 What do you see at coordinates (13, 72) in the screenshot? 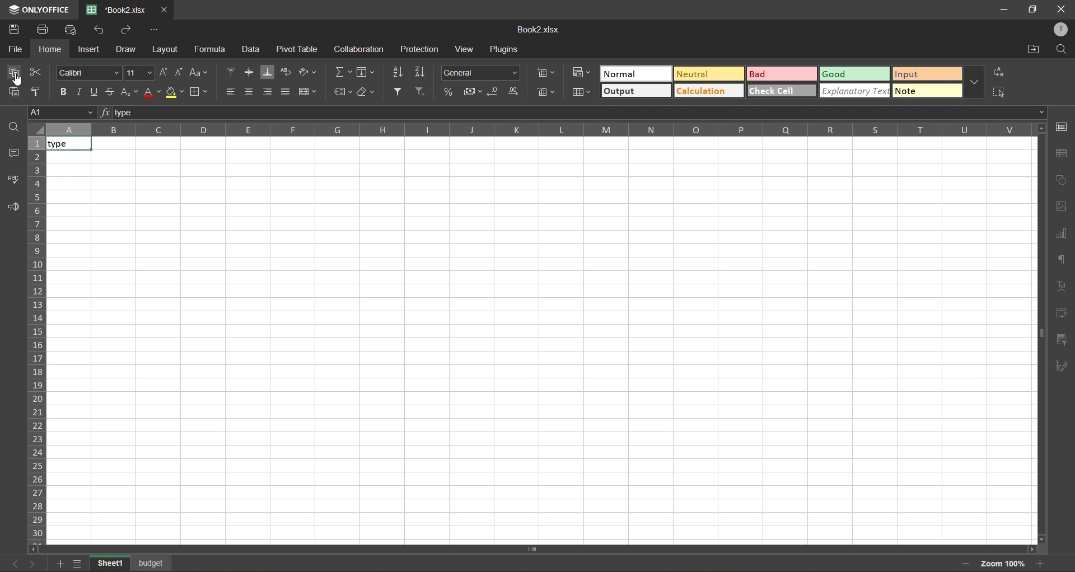
I see `copy` at bounding box center [13, 72].